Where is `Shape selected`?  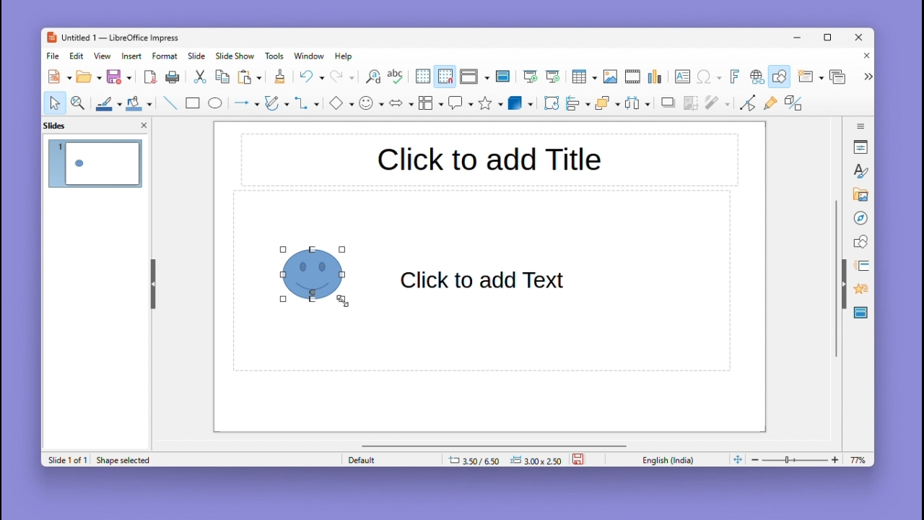 Shape selected is located at coordinates (126, 459).